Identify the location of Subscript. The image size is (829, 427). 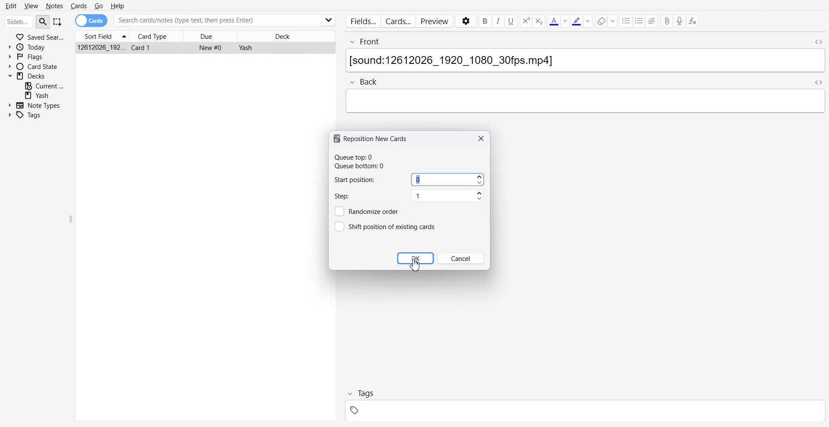
(525, 21).